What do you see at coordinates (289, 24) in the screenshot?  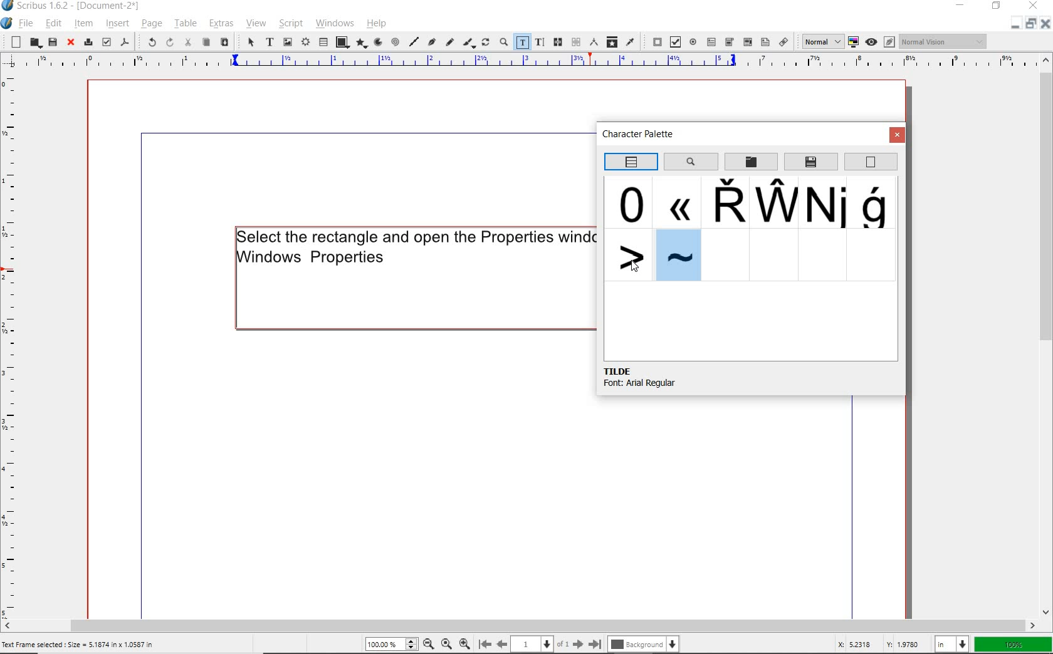 I see `script` at bounding box center [289, 24].